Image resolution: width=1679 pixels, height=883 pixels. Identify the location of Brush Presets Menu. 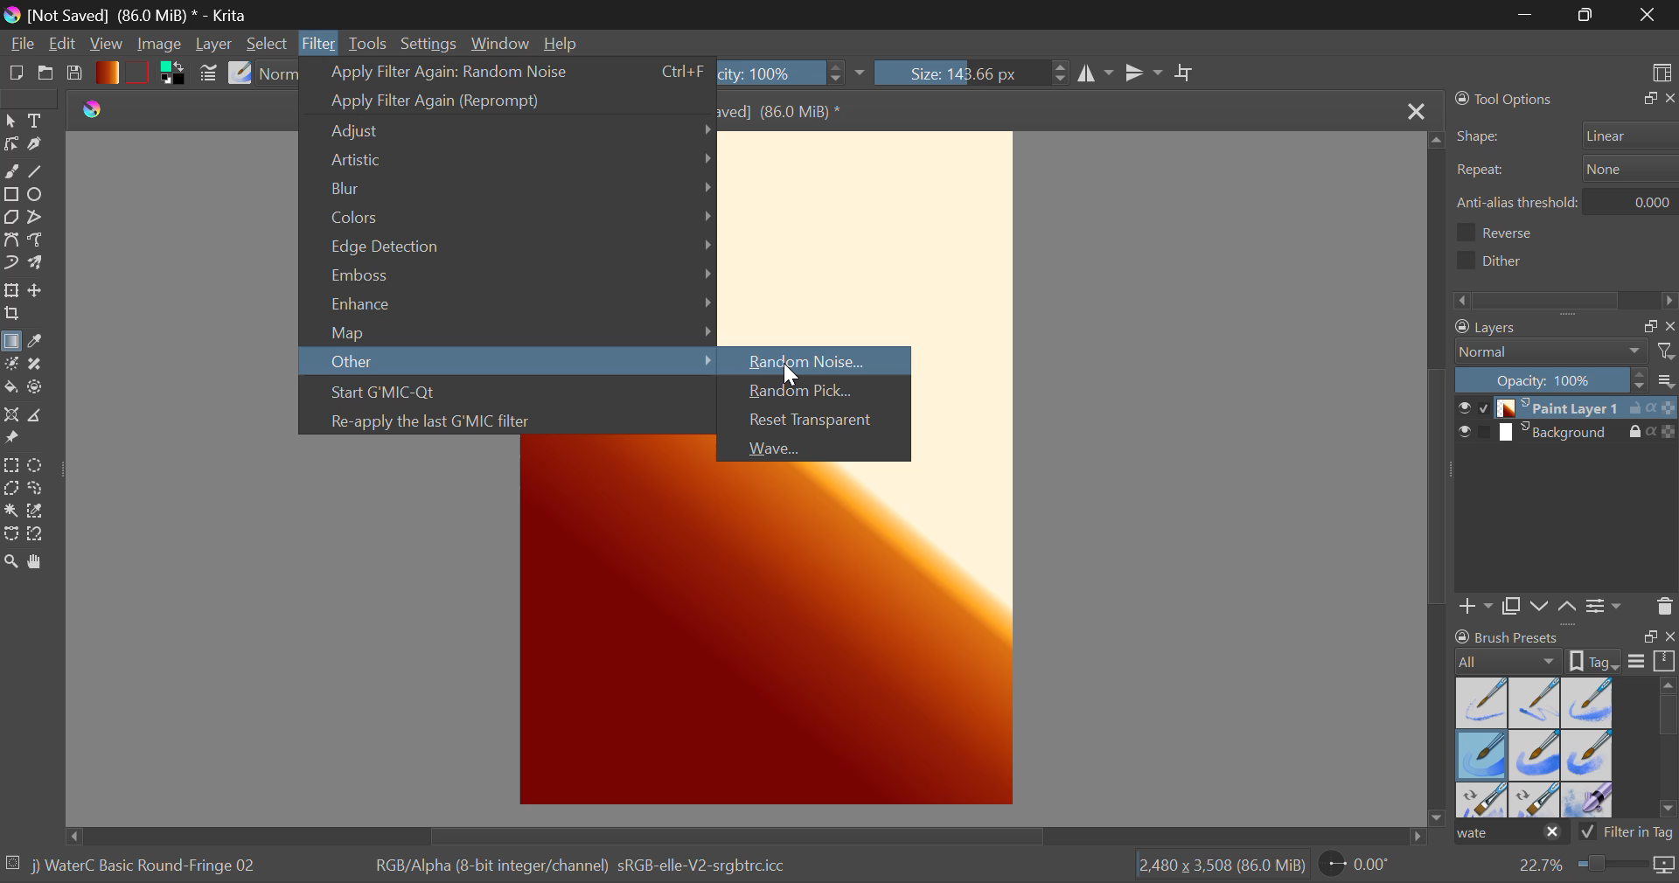
(1534, 746).